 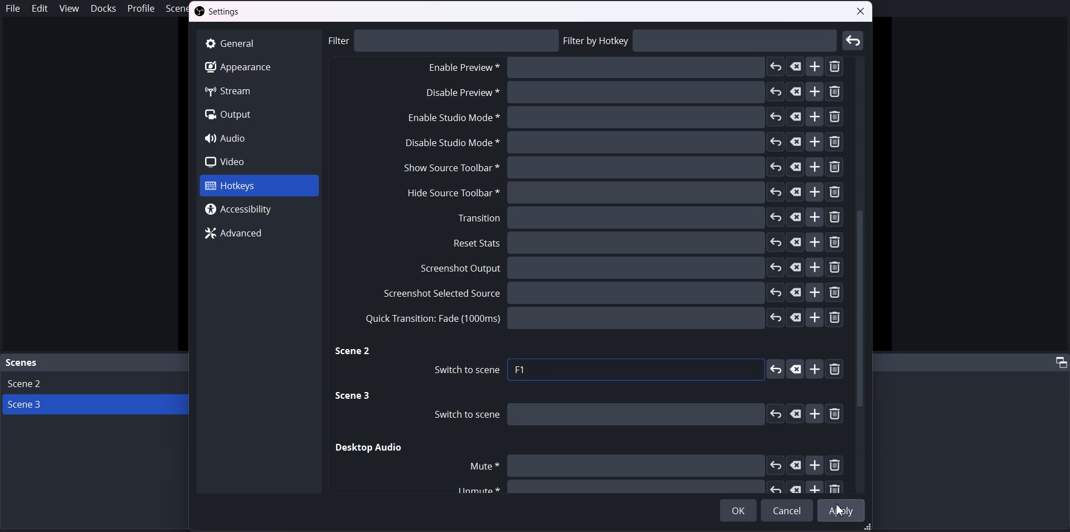 I want to click on adjust tab, so click(x=1059, y=362).